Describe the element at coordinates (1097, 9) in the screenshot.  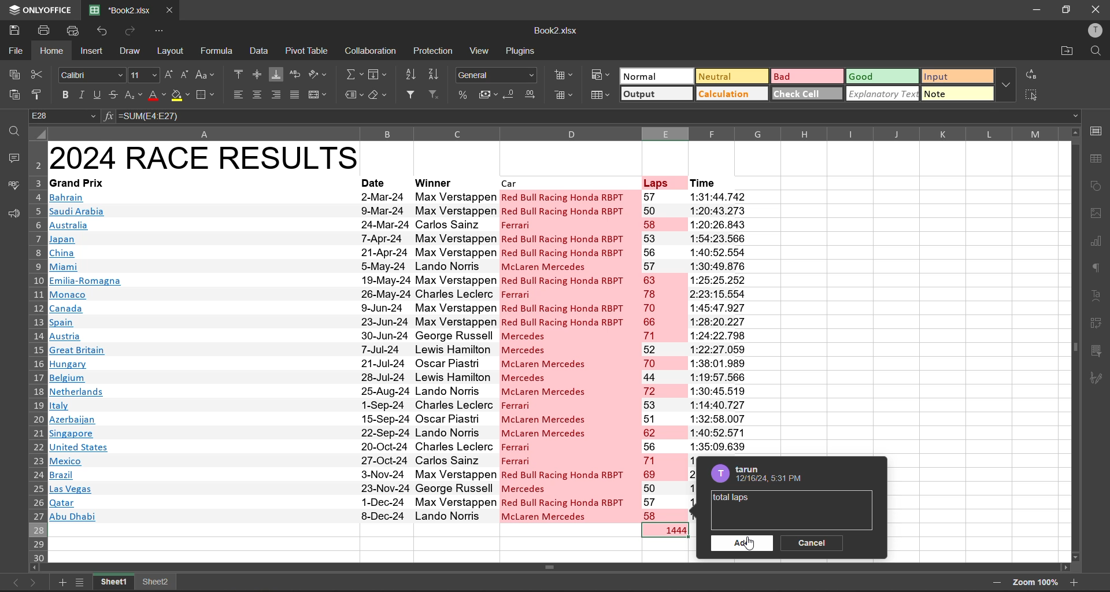
I see `close` at that location.